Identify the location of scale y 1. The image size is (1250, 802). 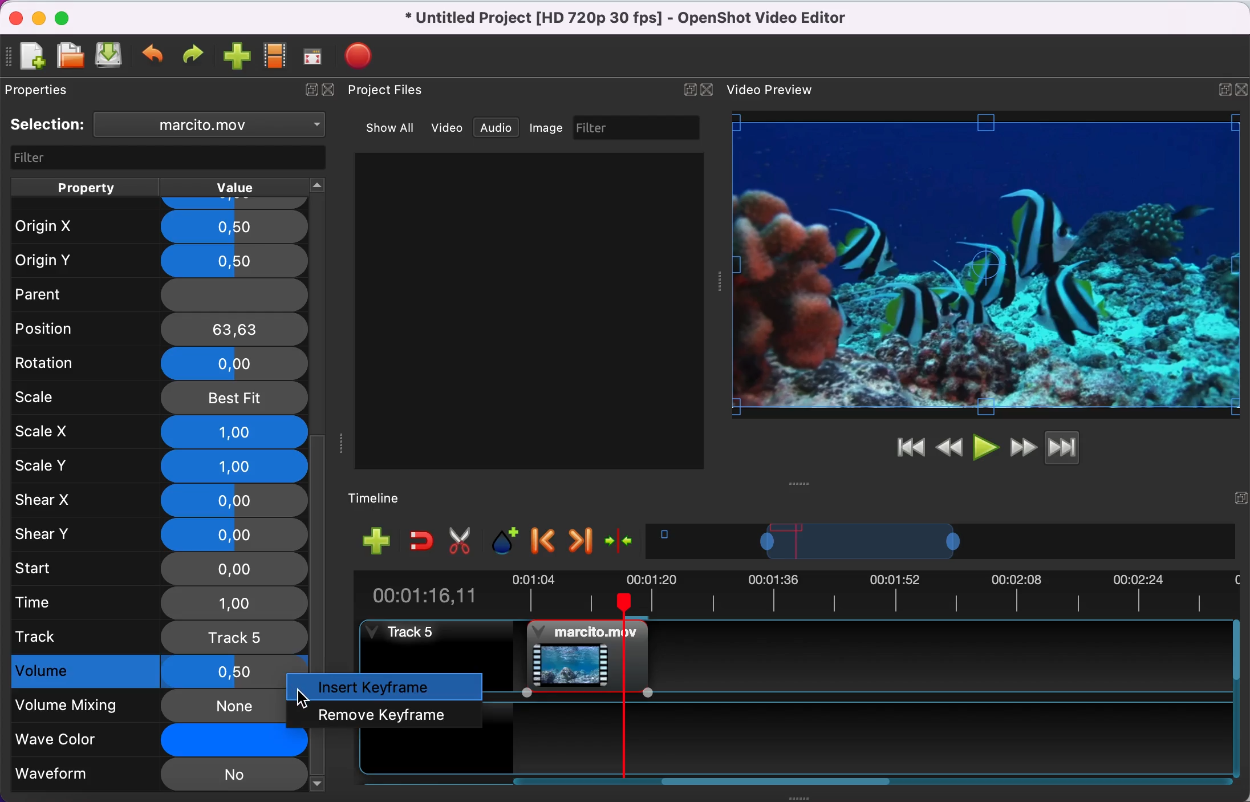
(160, 465).